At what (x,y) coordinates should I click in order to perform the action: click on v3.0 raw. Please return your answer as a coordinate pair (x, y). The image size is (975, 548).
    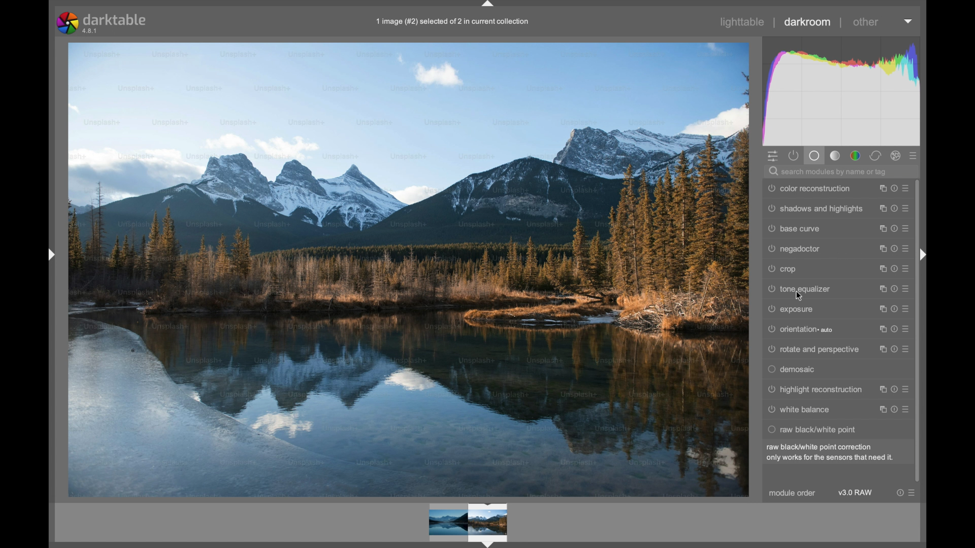
    Looking at the image, I should click on (855, 492).